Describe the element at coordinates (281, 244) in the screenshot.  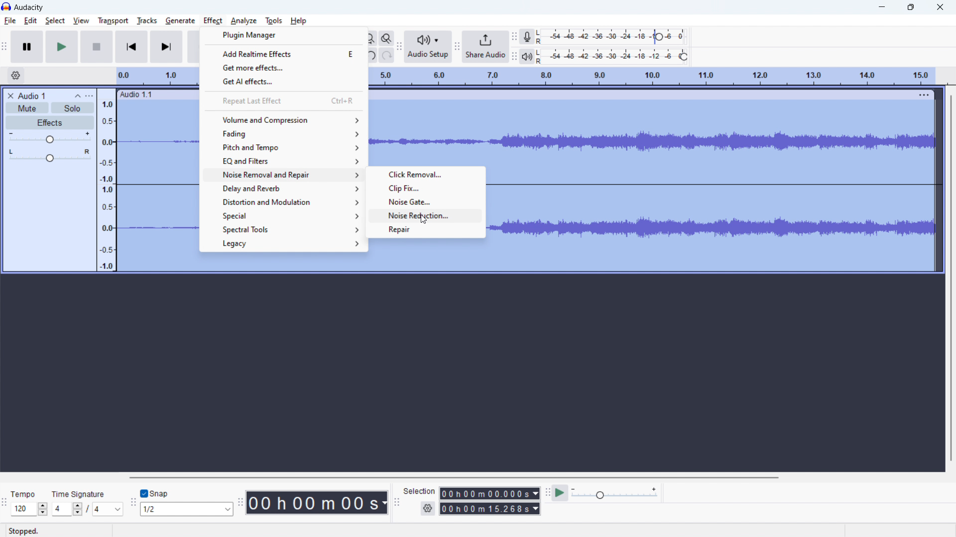
I see `legacy` at that location.